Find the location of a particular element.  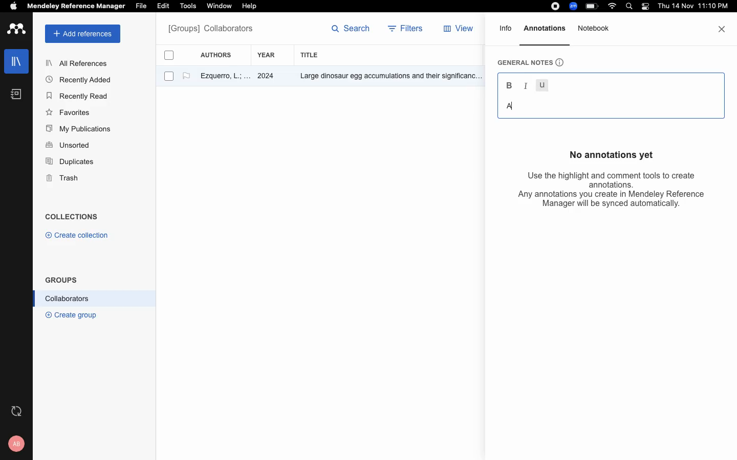

italic is located at coordinates (525, 84).